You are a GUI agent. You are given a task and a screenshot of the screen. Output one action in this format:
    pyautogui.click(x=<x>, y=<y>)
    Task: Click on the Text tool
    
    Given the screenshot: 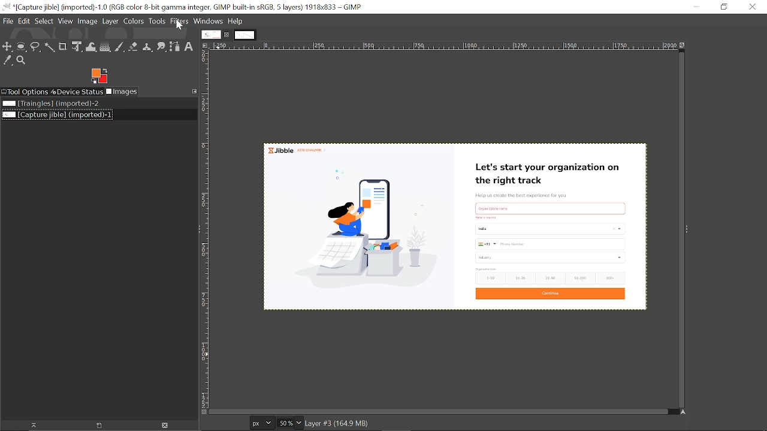 What is the action you would take?
    pyautogui.click(x=189, y=47)
    